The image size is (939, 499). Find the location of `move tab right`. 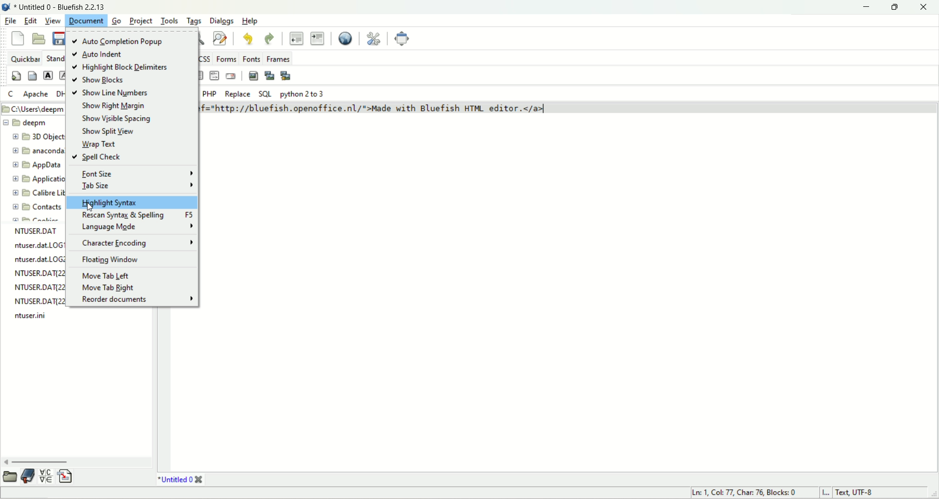

move tab right is located at coordinates (108, 288).